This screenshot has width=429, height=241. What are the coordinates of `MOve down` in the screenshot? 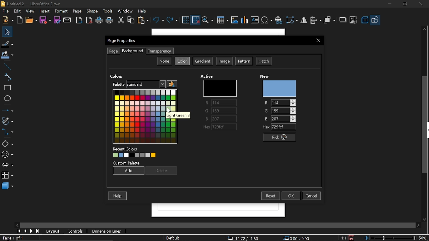 It's located at (424, 219).